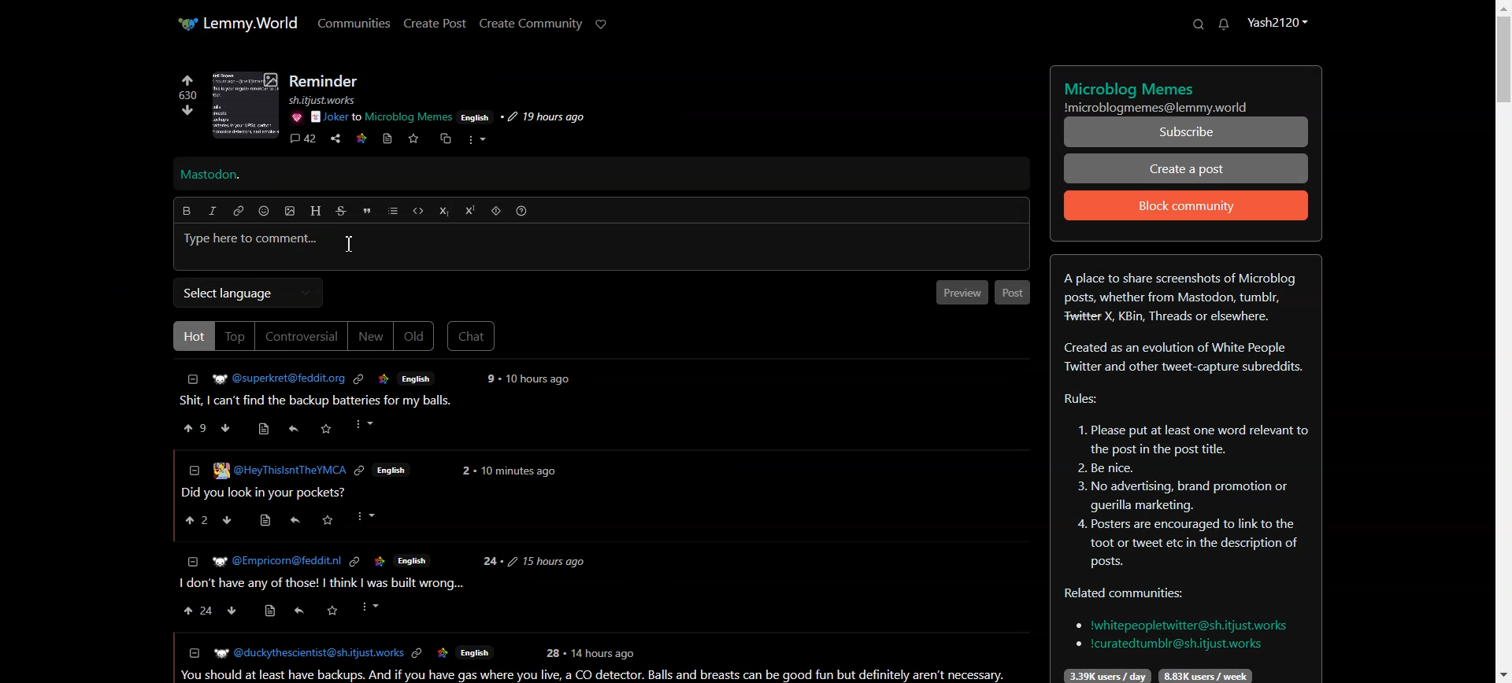 The width and height of the screenshot is (1512, 683). I want to click on , so click(366, 425).